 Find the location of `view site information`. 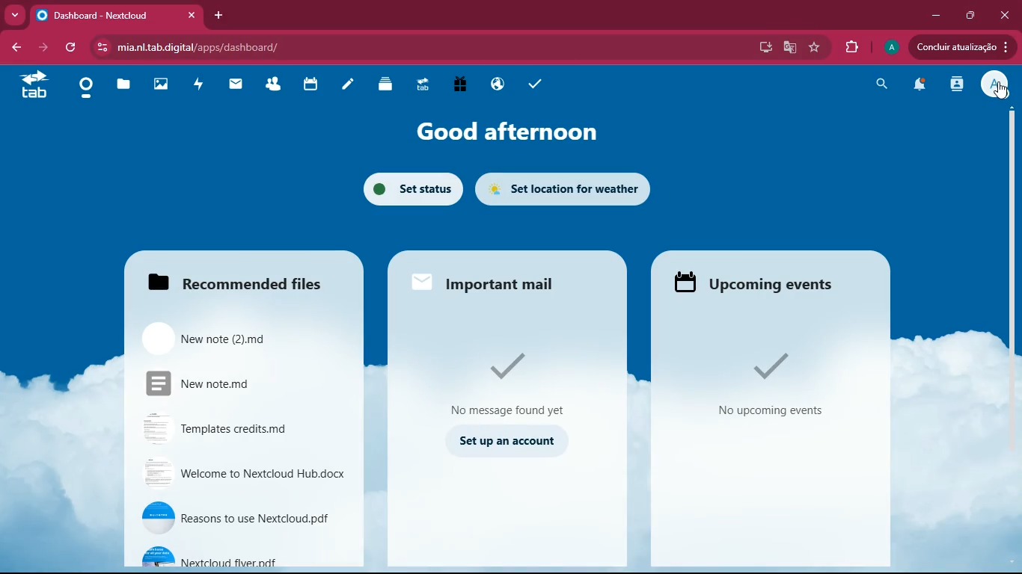

view site information is located at coordinates (102, 48).